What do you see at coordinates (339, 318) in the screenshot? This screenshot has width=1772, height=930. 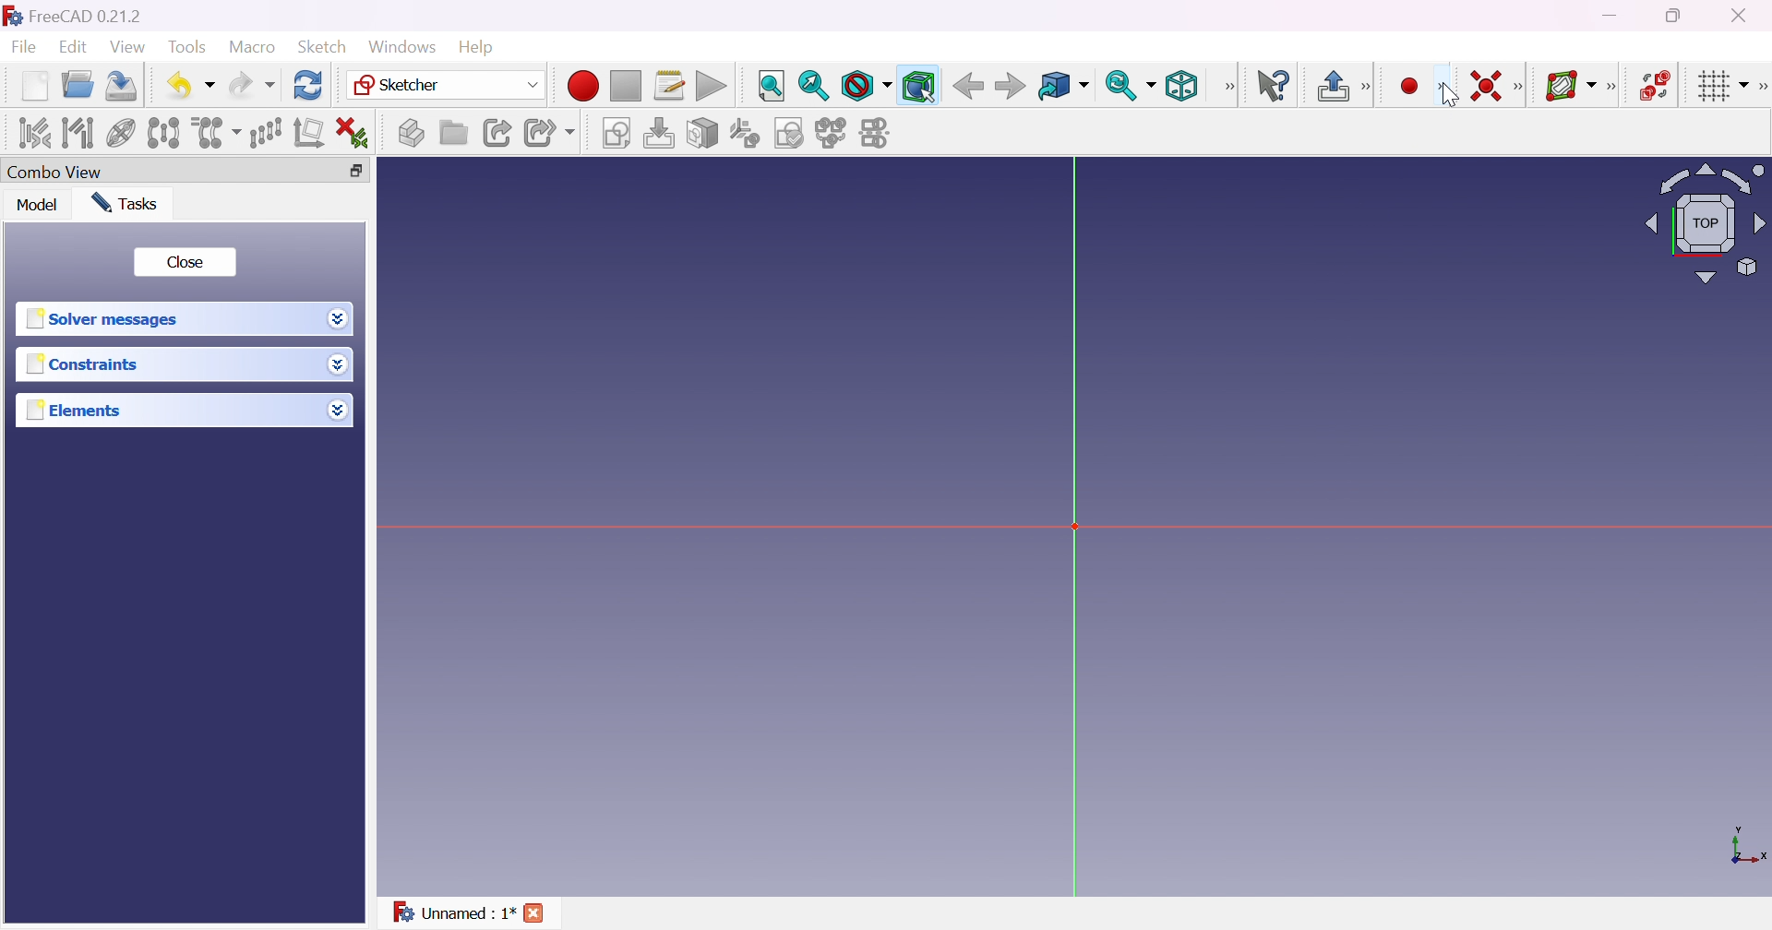 I see `Drop down` at bounding box center [339, 318].